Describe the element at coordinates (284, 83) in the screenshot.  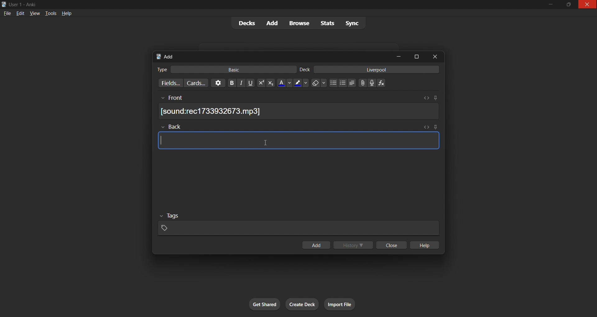
I see `text color` at that location.